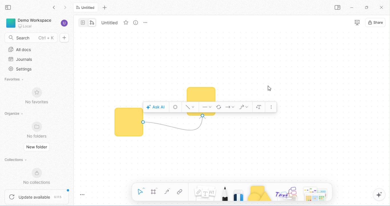  Describe the element at coordinates (202, 92) in the screenshot. I see `connector moved to another shape ` at that location.